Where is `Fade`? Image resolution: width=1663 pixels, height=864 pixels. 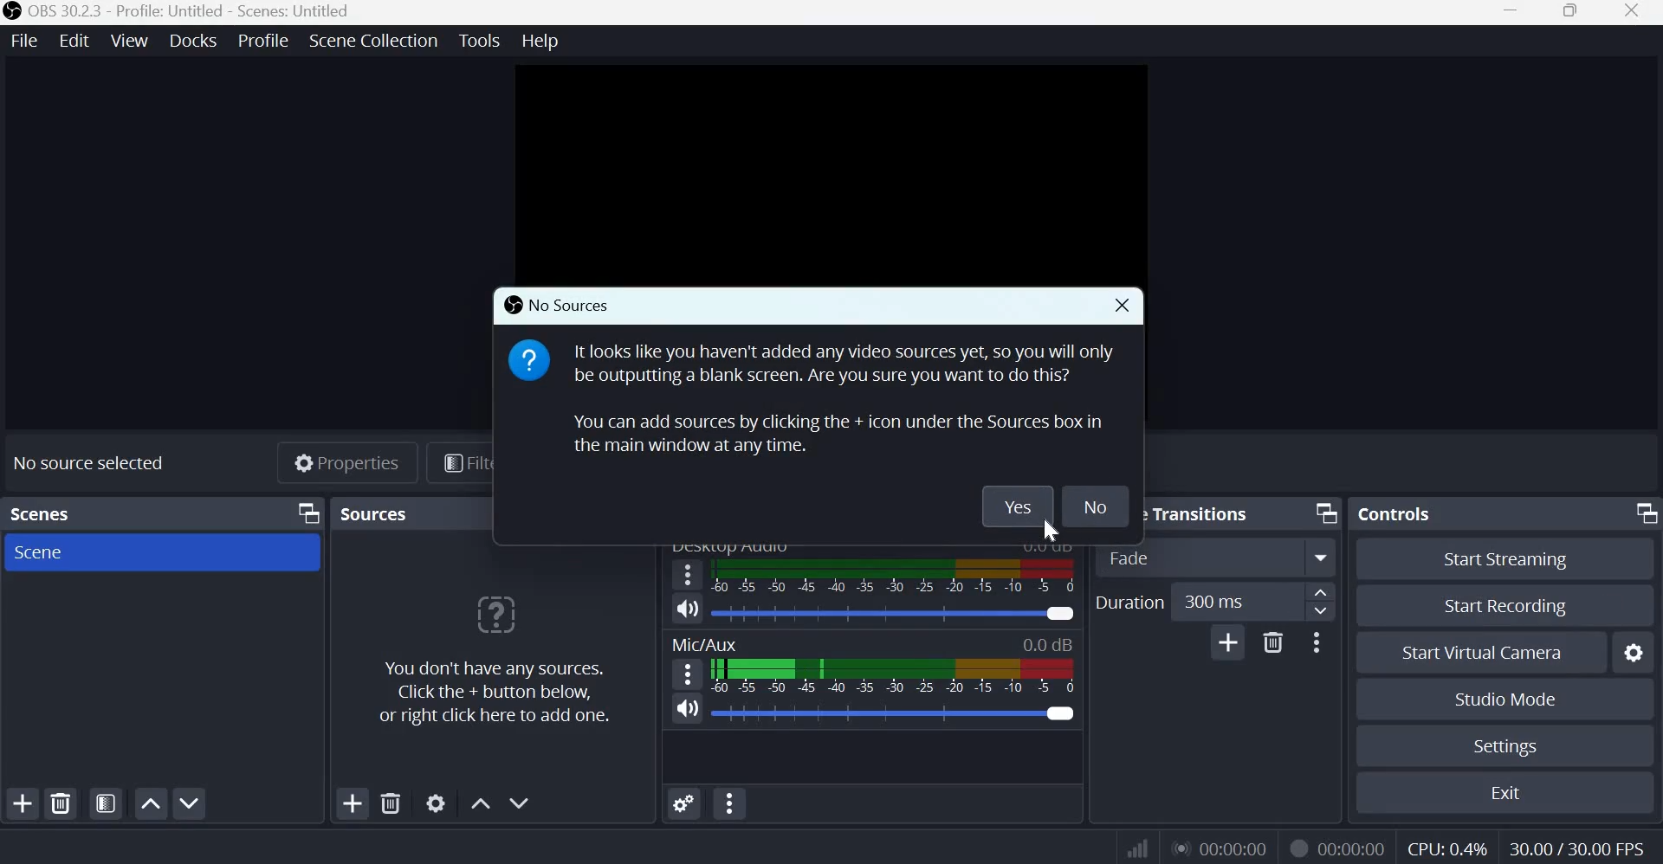
Fade is located at coordinates (1220, 558).